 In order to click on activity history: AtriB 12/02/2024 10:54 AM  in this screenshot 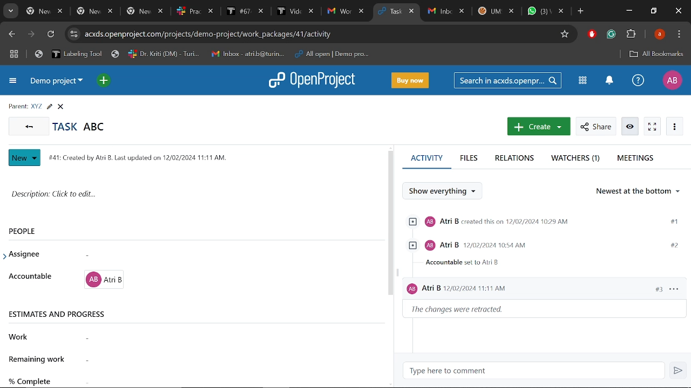, I will do `click(541, 254)`.